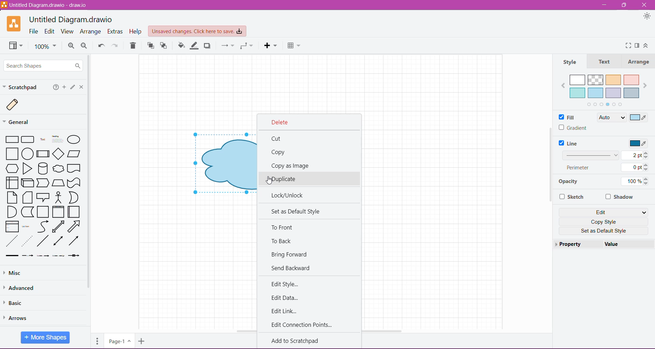 Image resolution: width=655 pixels, height=349 pixels. What do you see at coordinates (50, 31) in the screenshot?
I see `Edit` at bounding box center [50, 31].